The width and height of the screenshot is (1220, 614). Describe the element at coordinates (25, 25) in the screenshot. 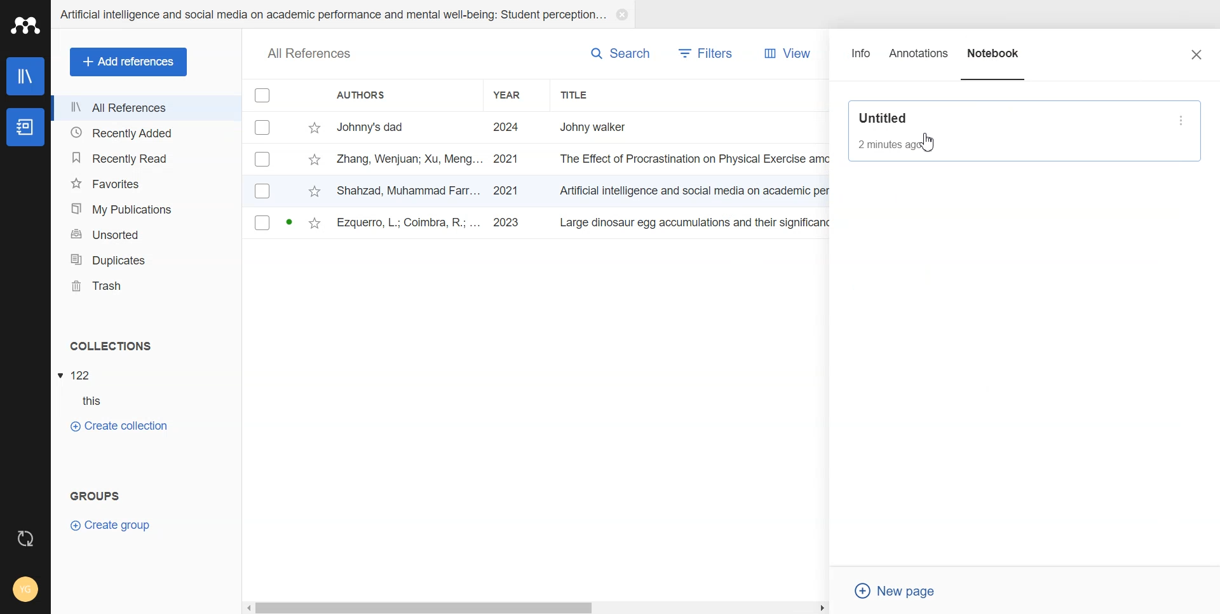

I see `Logo` at that location.